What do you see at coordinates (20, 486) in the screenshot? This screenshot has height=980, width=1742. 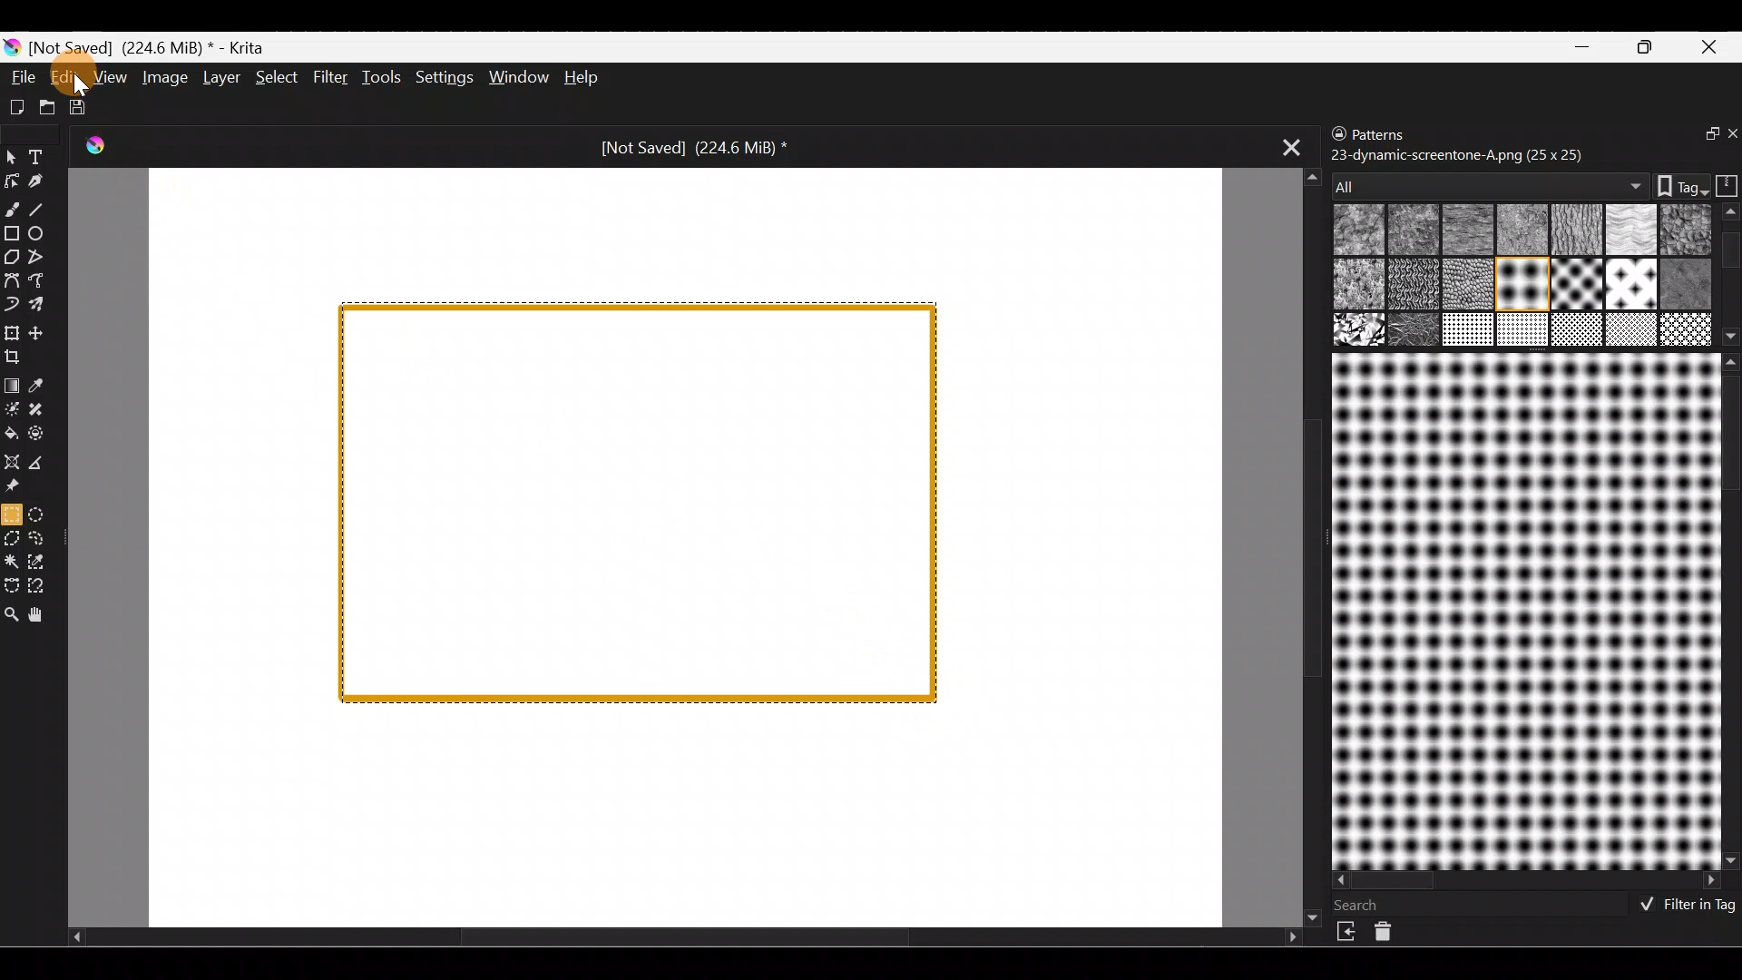 I see `Reference images tool` at bounding box center [20, 486].